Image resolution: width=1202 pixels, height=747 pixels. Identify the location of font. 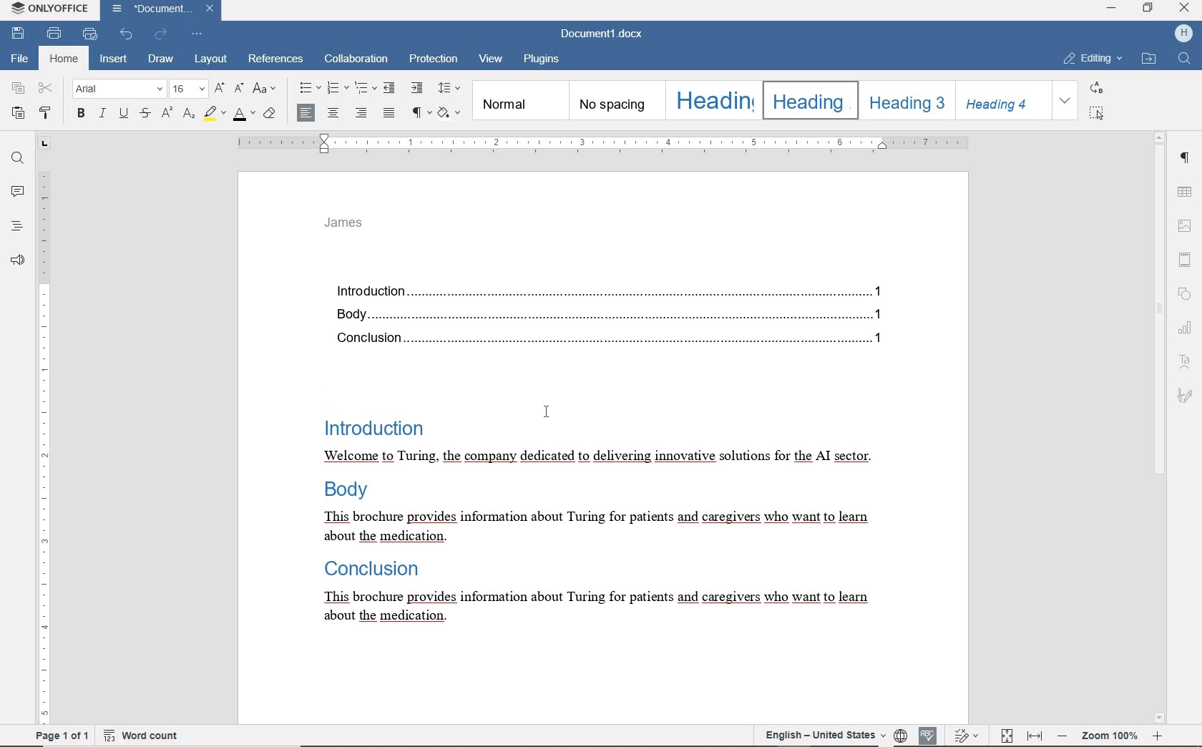
(119, 89).